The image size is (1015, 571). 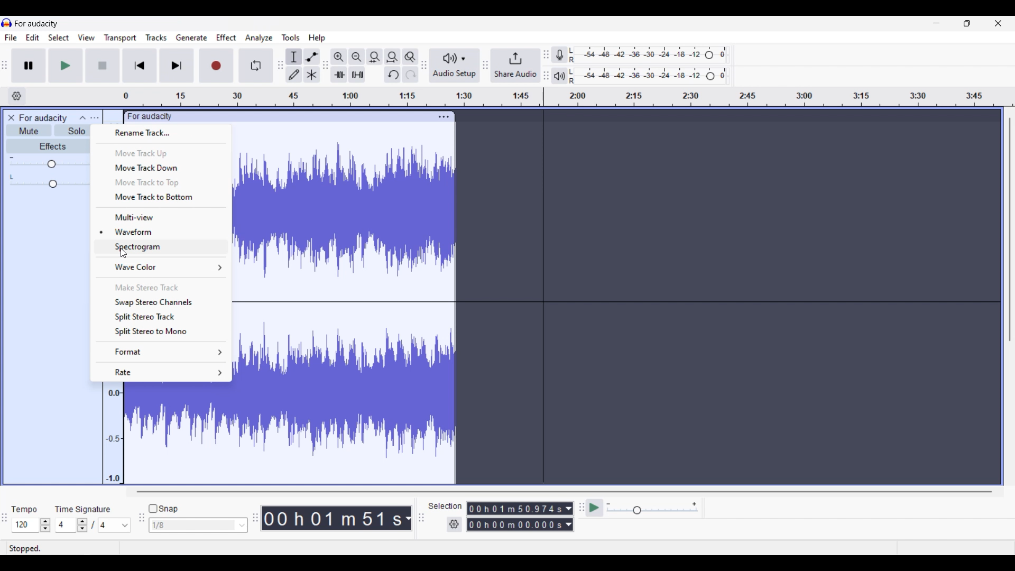 What do you see at coordinates (312, 75) in the screenshot?
I see `Multi tool` at bounding box center [312, 75].